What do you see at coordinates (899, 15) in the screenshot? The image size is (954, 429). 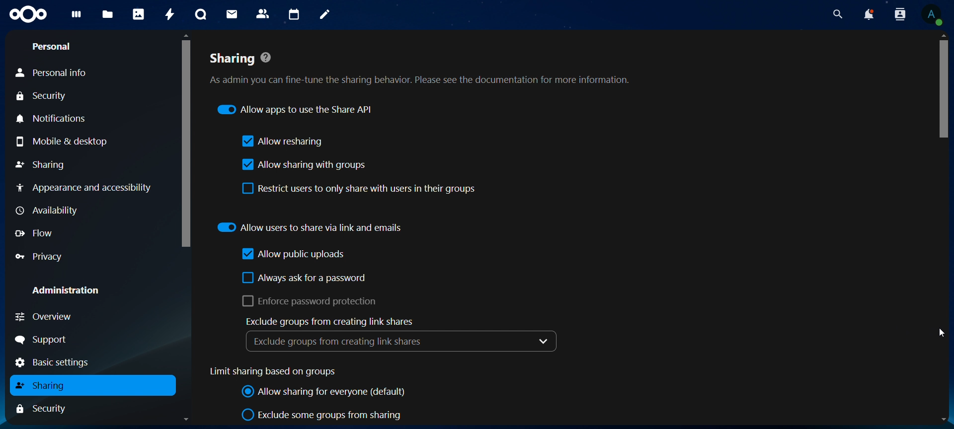 I see `search contacts` at bounding box center [899, 15].